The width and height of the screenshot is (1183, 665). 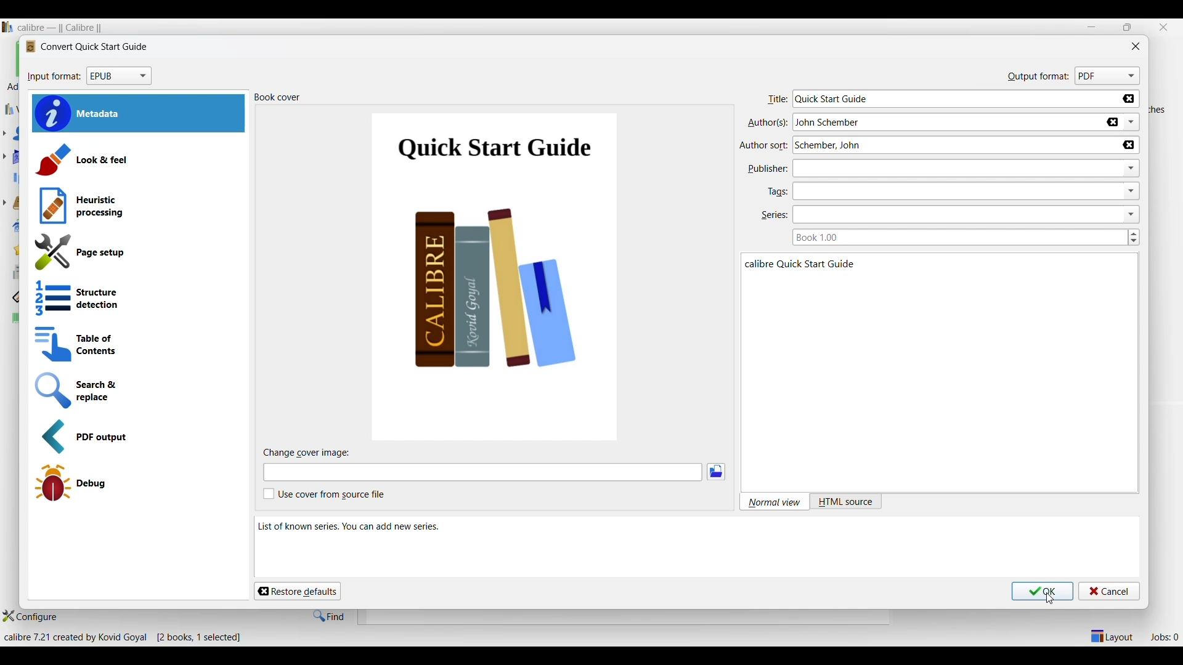 I want to click on Cover of current book, so click(x=497, y=275).